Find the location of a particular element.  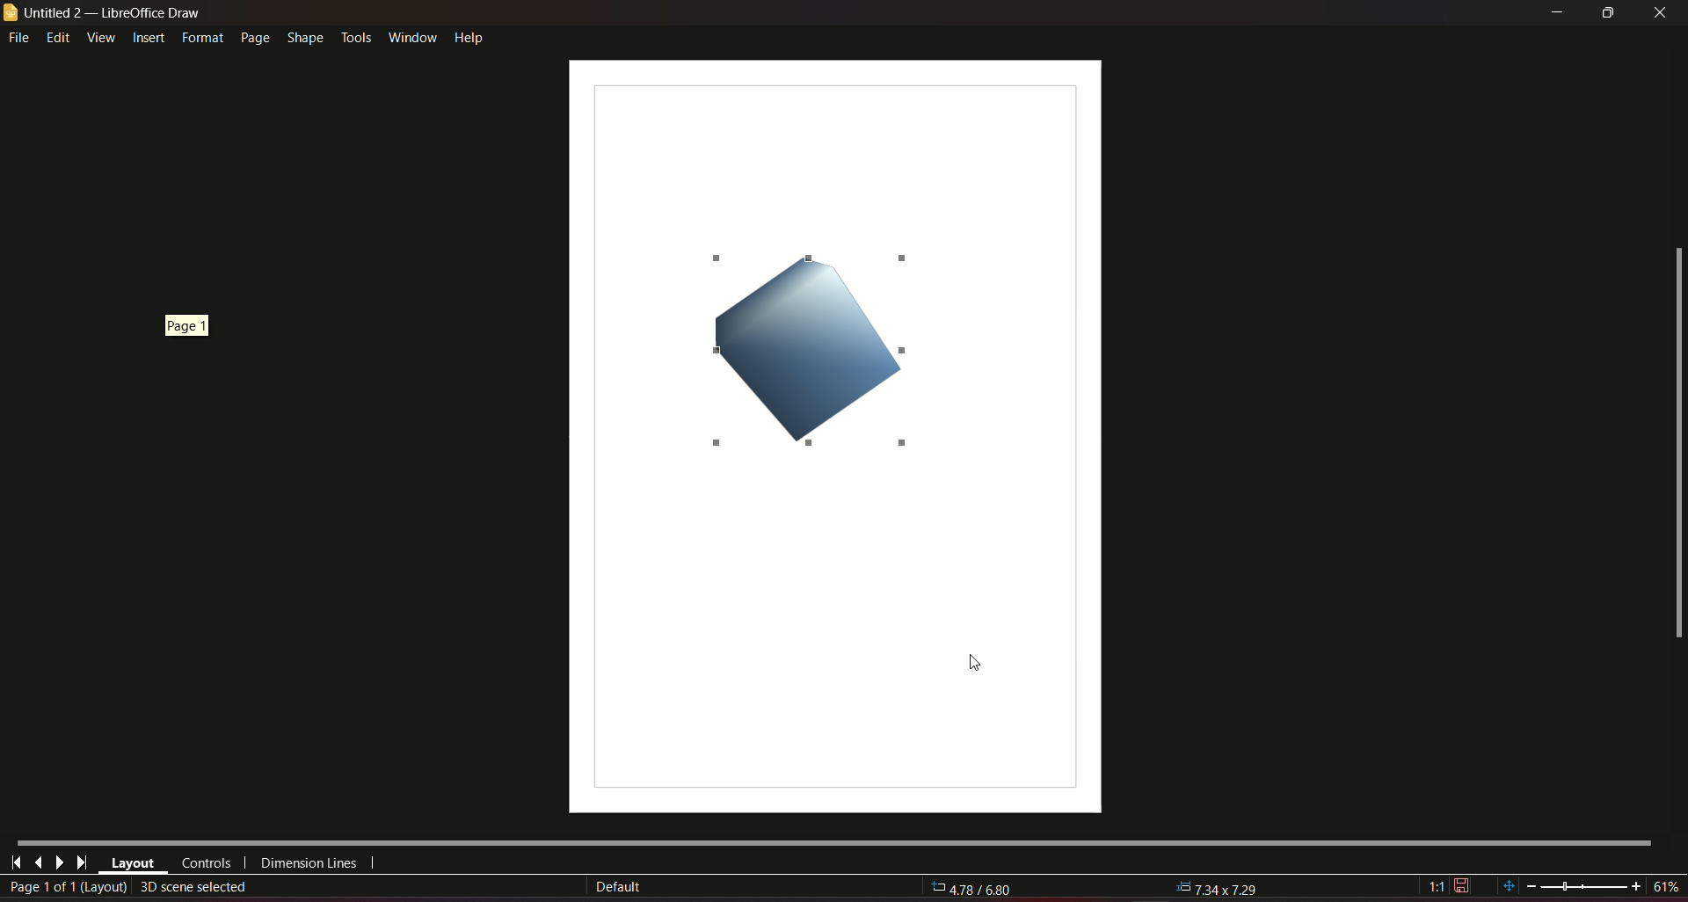

page is located at coordinates (253, 38).